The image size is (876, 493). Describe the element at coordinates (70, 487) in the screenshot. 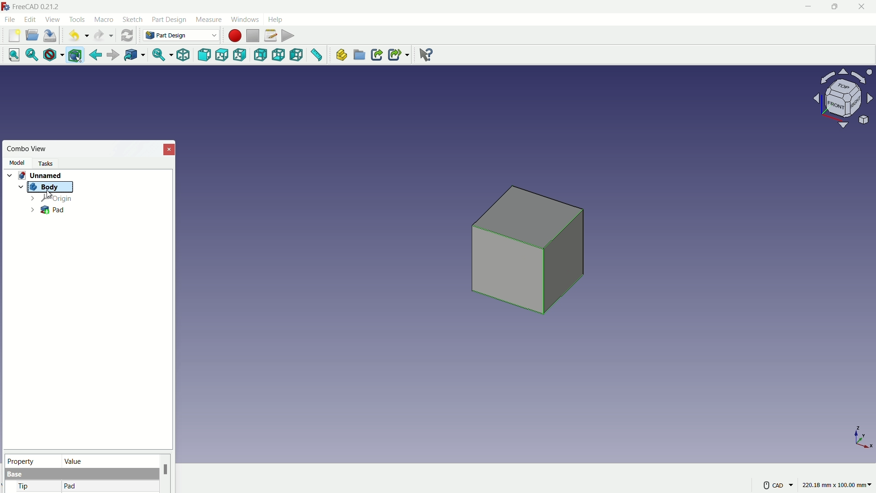

I see `pad` at that location.